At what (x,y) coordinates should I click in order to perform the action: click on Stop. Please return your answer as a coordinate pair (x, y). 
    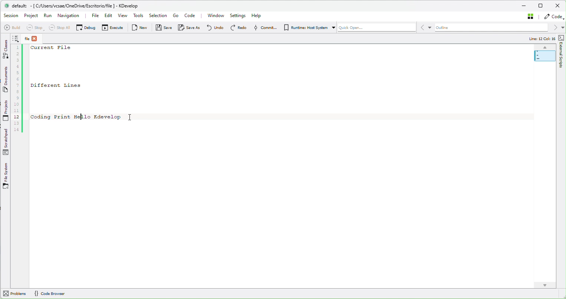
    Looking at the image, I should click on (35, 27).